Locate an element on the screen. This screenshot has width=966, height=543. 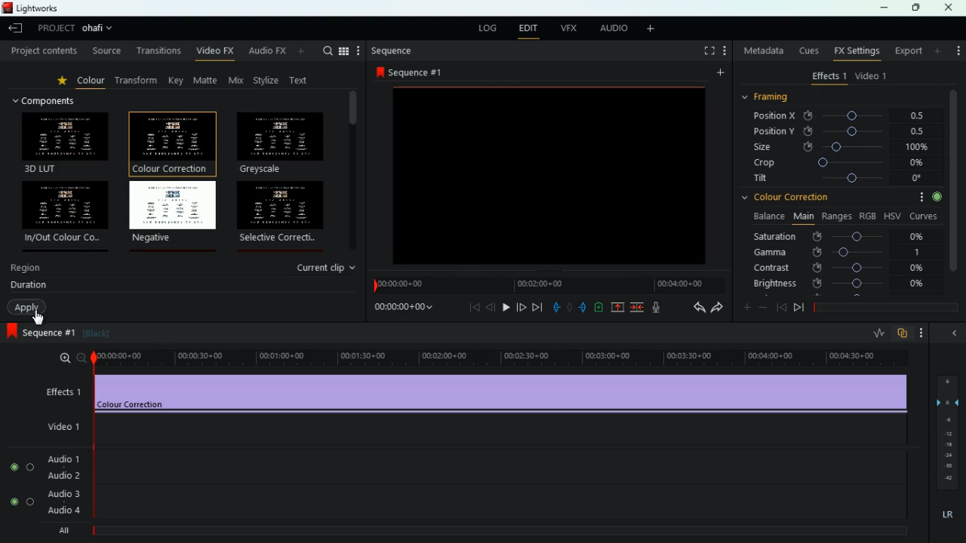
sequence is located at coordinates (392, 51).